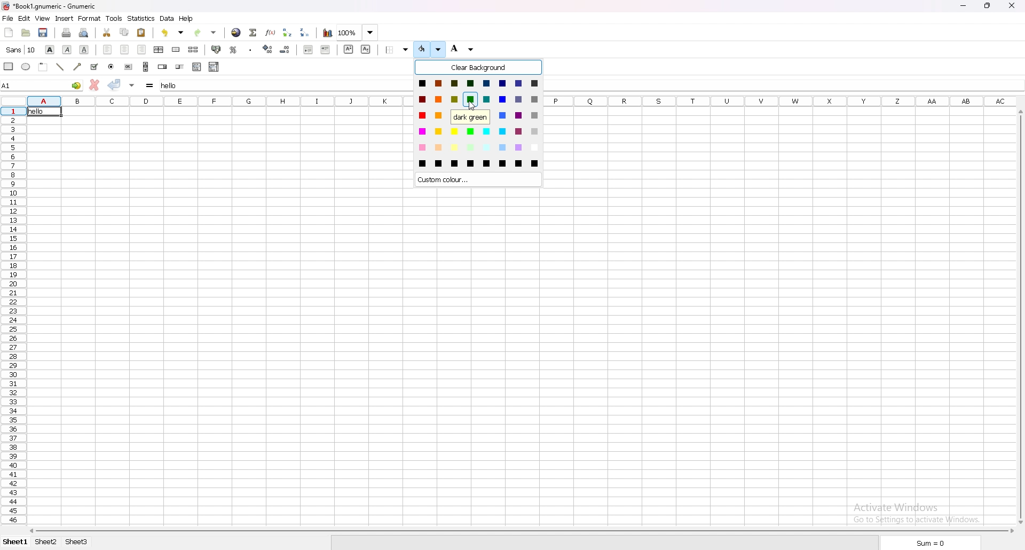 The width and height of the screenshot is (1025, 550). What do you see at coordinates (43, 112) in the screenshot?
I see `cell` at bounding box center [43, 112].